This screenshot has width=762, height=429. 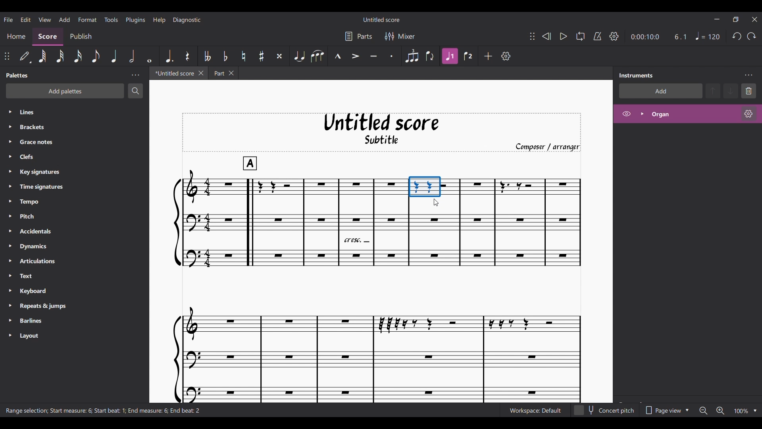 What do you see at coordinates (659, 37) in the screenshot?
I see `Current ratio and duration of score` at bounding box center [659, 37].